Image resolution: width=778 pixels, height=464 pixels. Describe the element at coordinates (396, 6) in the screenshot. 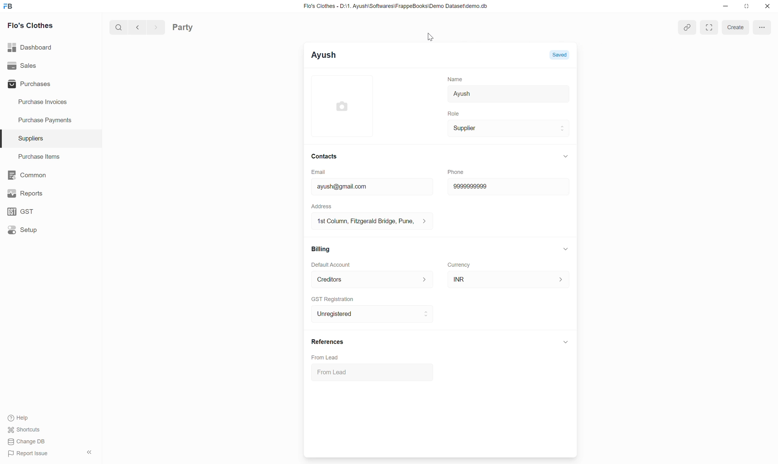

I see `Flo's Clothes - D:\1. Ayush\Softwares\FrappeBooks\Demo Dataset\demo.db` at that location.